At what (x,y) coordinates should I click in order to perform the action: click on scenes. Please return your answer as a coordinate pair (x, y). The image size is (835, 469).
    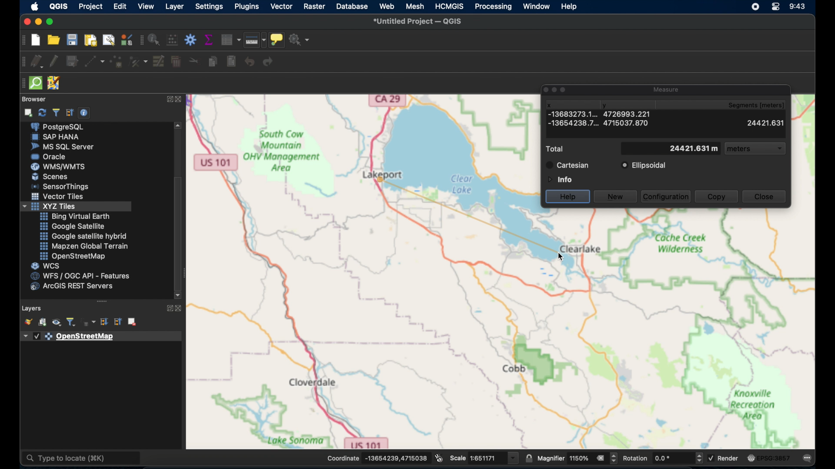
    Looking at the image, I should click on (50, 176).